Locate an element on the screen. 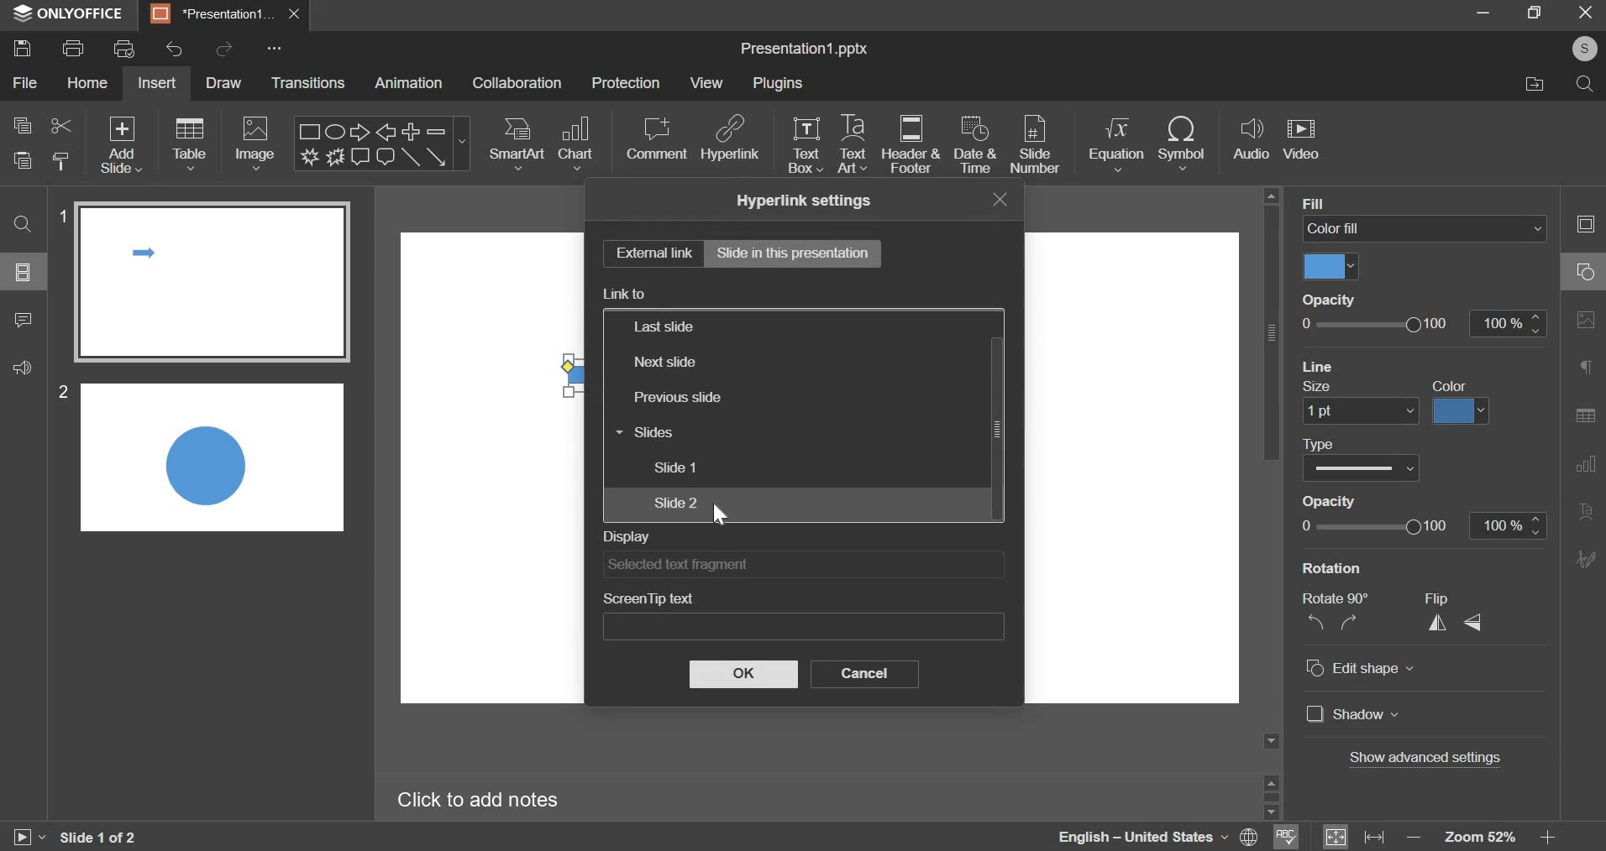  increase/decrease is located at coordinates (1508, 526).